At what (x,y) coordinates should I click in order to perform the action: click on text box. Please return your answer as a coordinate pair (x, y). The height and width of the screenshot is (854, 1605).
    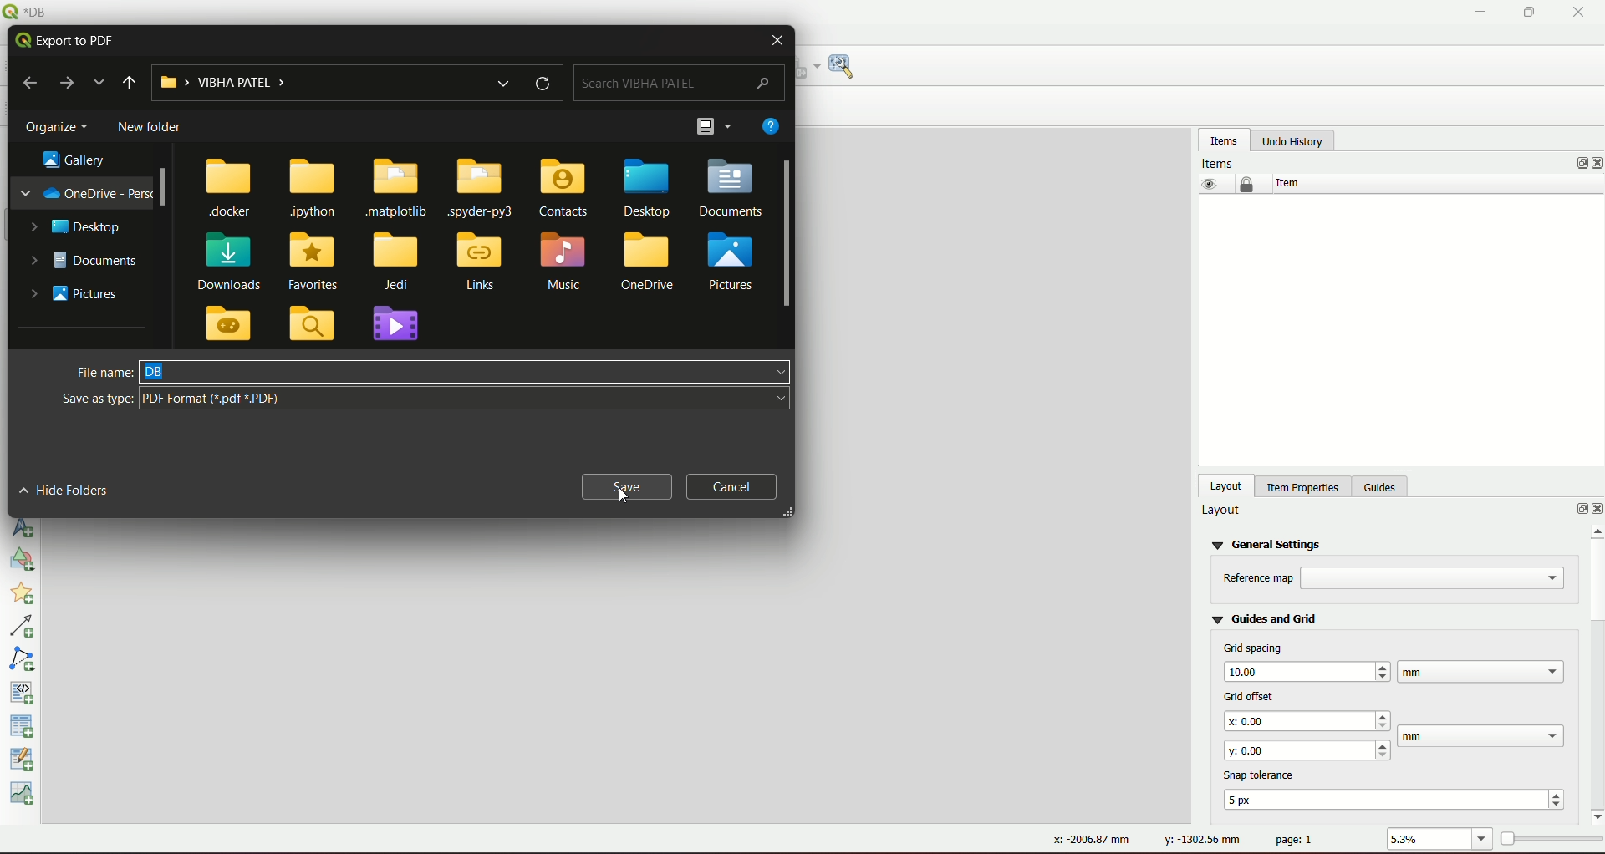
    Looking at the image, I should click on (1306, 670).